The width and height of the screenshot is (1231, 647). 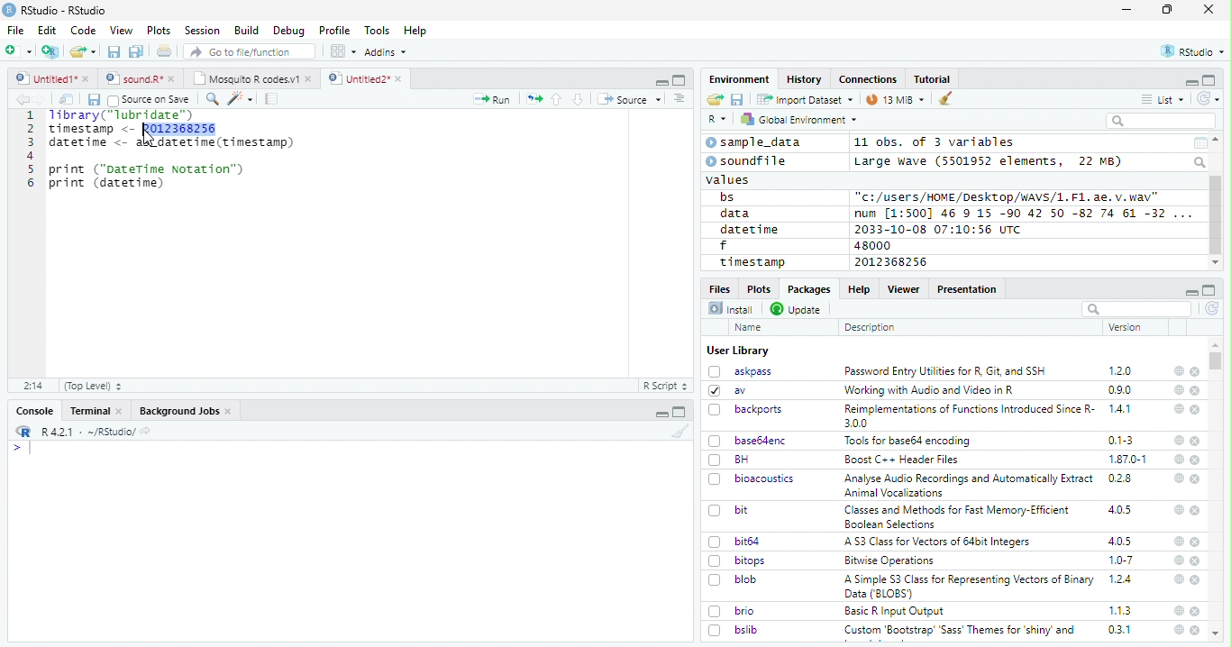 I want to click on Environment, so click(x=740, y=78).